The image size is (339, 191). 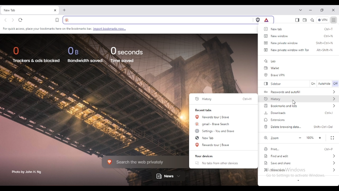 What do you see at coordinates (300, 92) in the screenshot?
I see `passwords and autofill` at bounding box center [300, 92].